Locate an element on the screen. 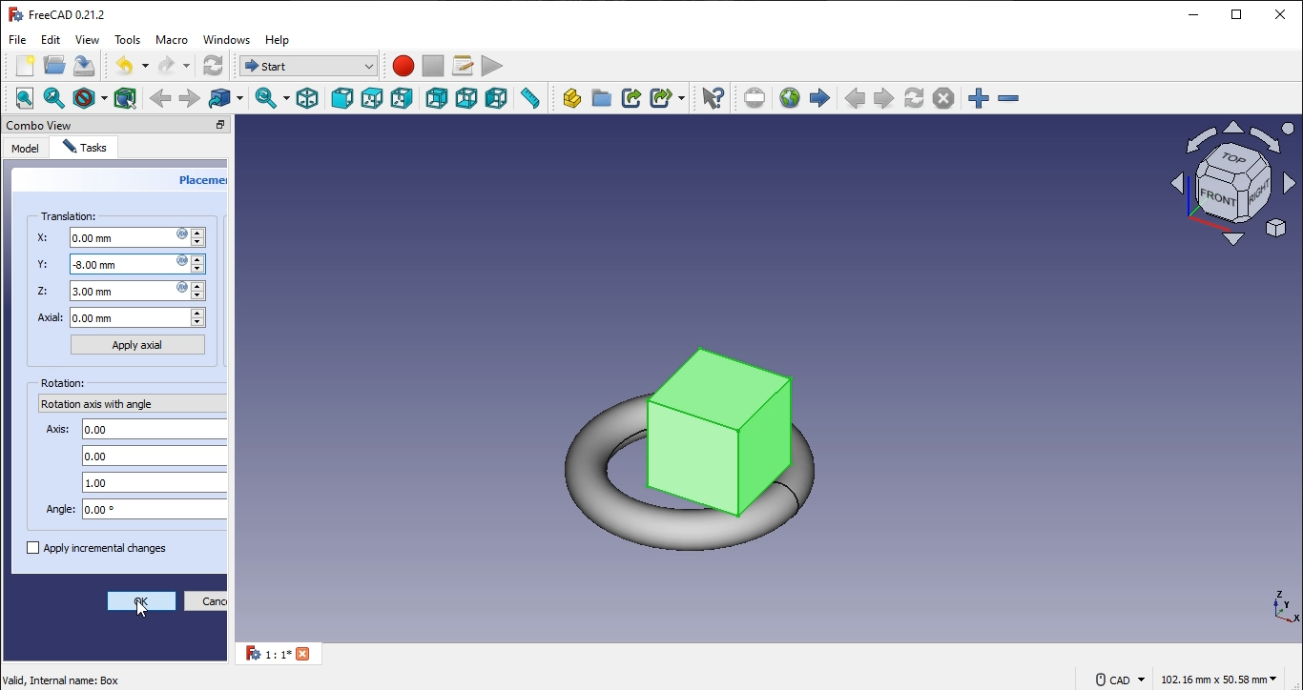  rotation axis with angle is located at coordinates (103, 406).